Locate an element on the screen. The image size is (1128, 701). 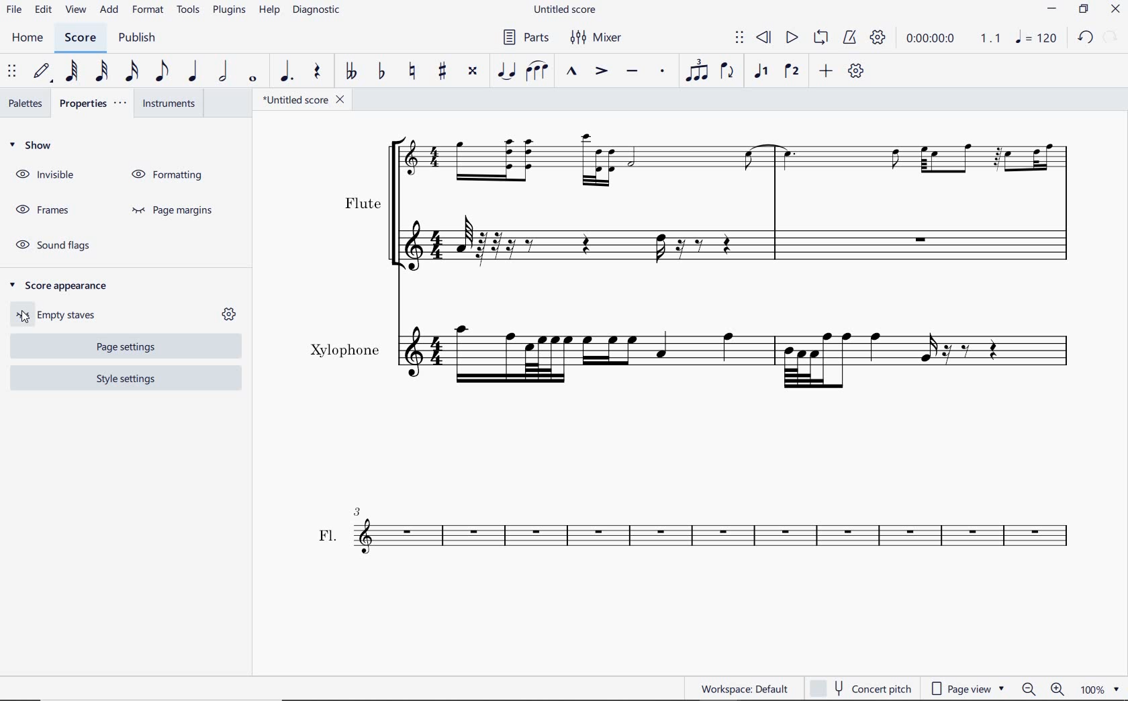
PLAY TIME is located at coordinates (917, 40).